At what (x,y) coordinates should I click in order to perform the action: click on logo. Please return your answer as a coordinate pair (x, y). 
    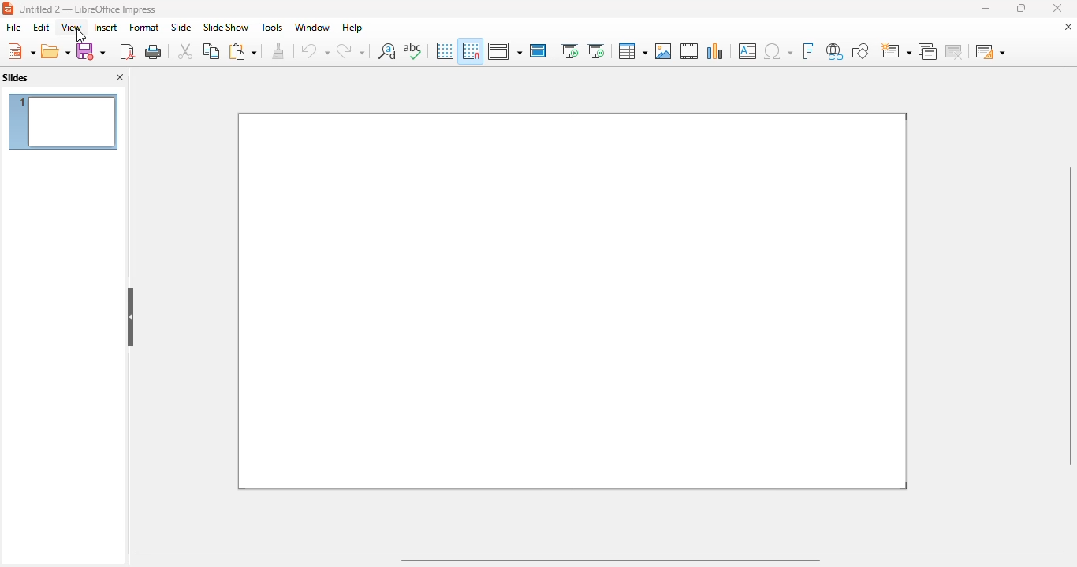
    Looking at the image, I should click on (8, 9).